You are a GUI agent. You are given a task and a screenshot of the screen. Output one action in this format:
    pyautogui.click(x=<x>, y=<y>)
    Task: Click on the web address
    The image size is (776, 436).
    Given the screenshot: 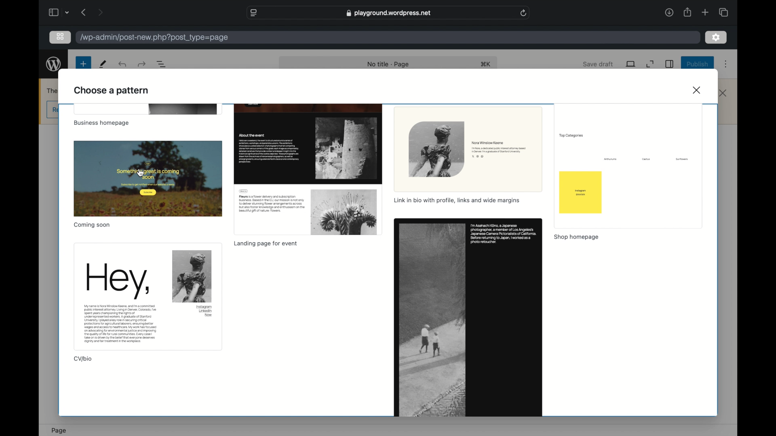 What is the action you would take?
    pyautogui.click(x=388, y=13)
    